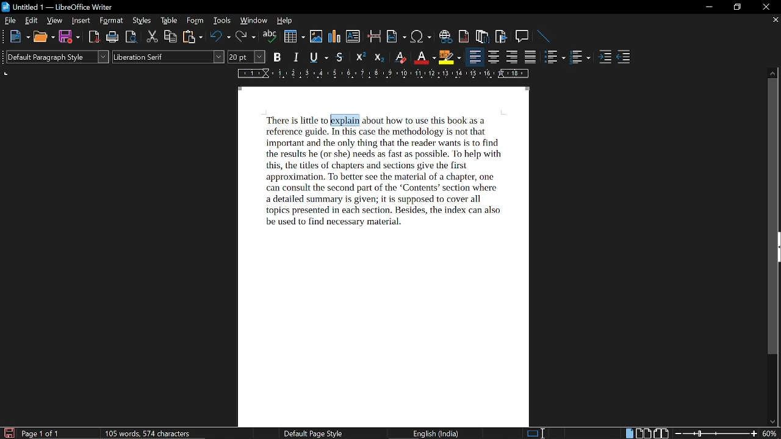  What do you see at coordinates (772, 423) in the screenshot?
I see `move down` at bounding box center [772, 423].